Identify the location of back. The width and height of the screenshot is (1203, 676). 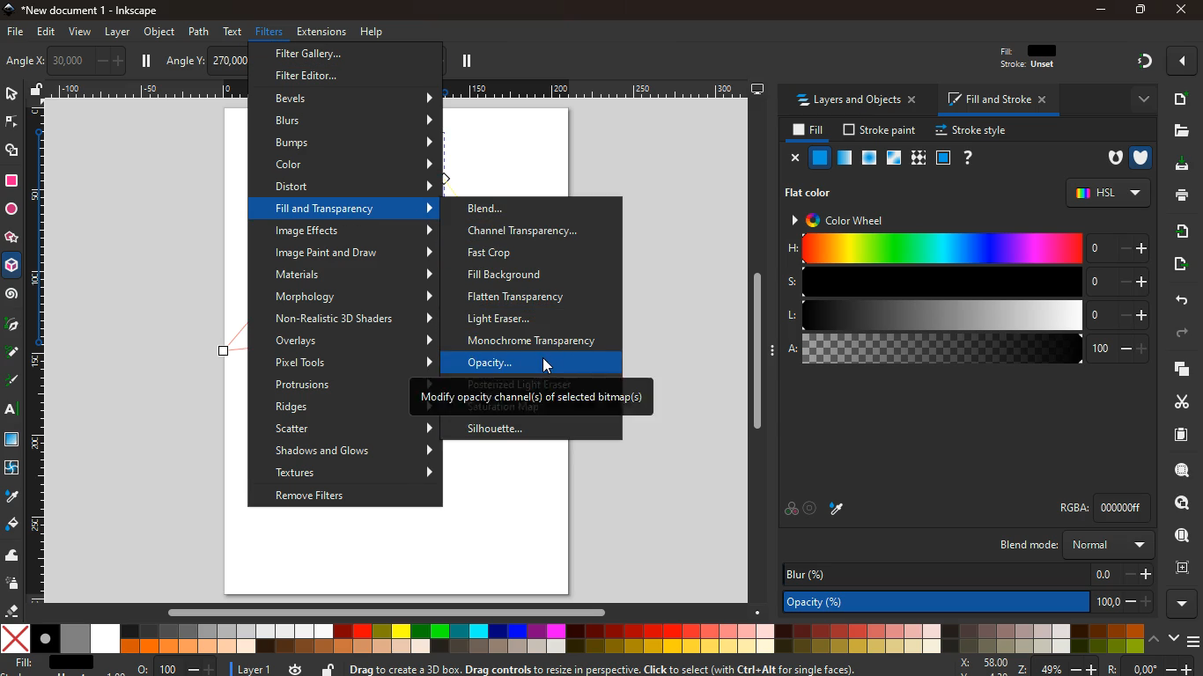
(1180, 299).